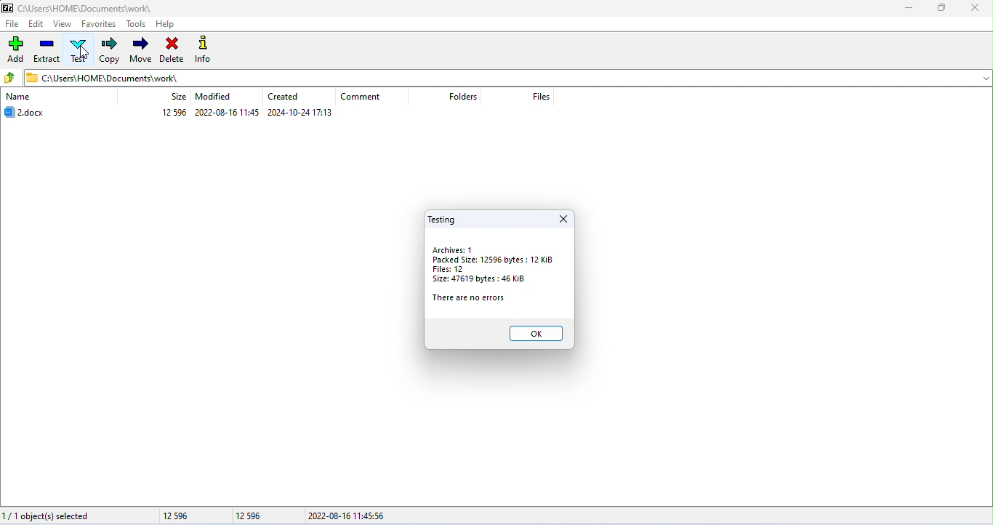 This screenshot has width=993, height=525. I want to click on close, so click(563, 220).